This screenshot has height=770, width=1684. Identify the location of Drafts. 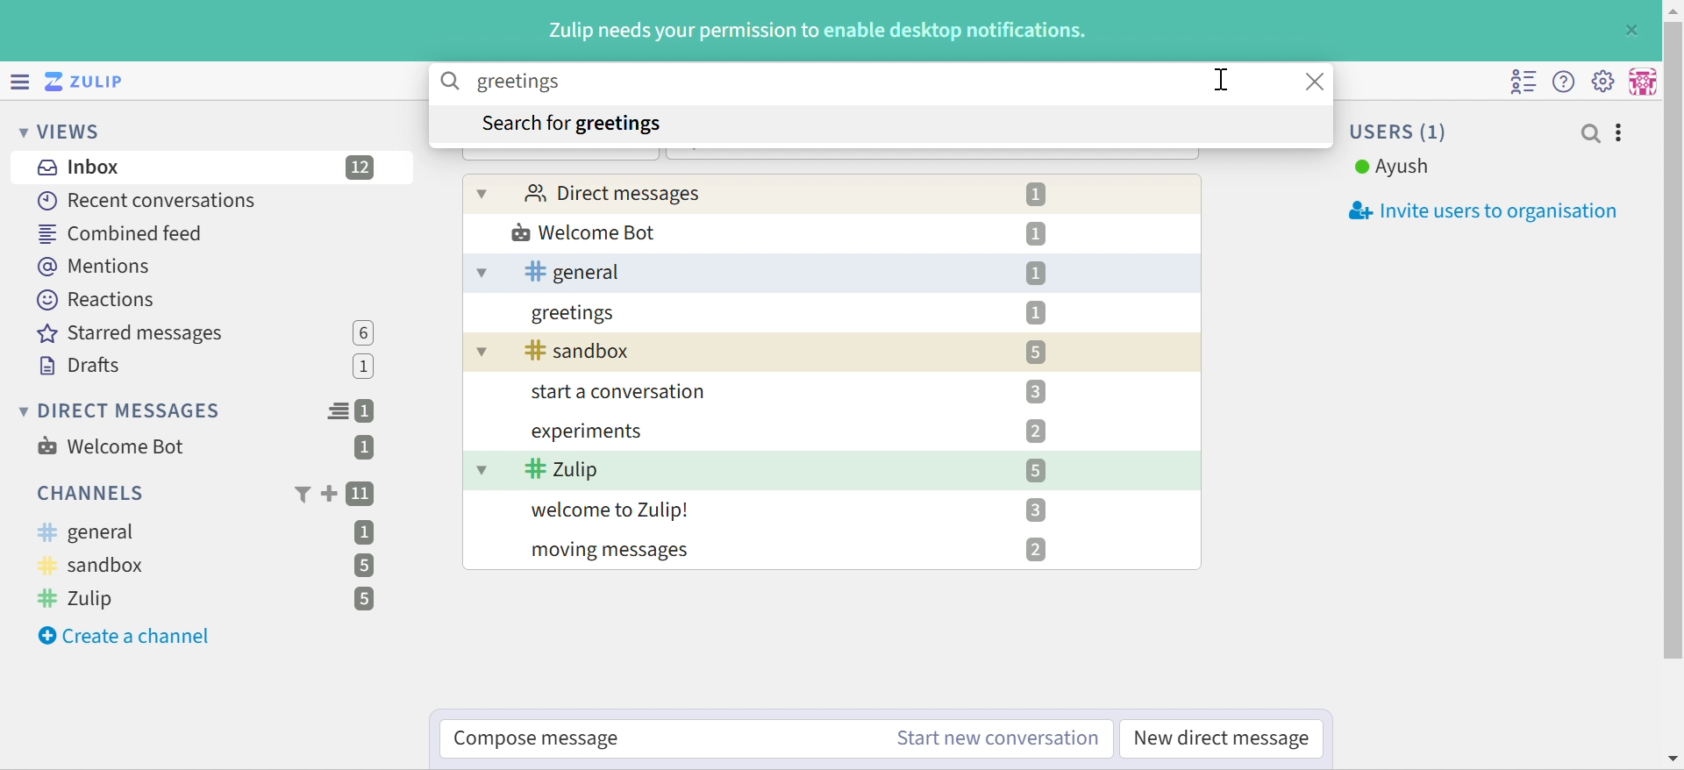
(80, 366).